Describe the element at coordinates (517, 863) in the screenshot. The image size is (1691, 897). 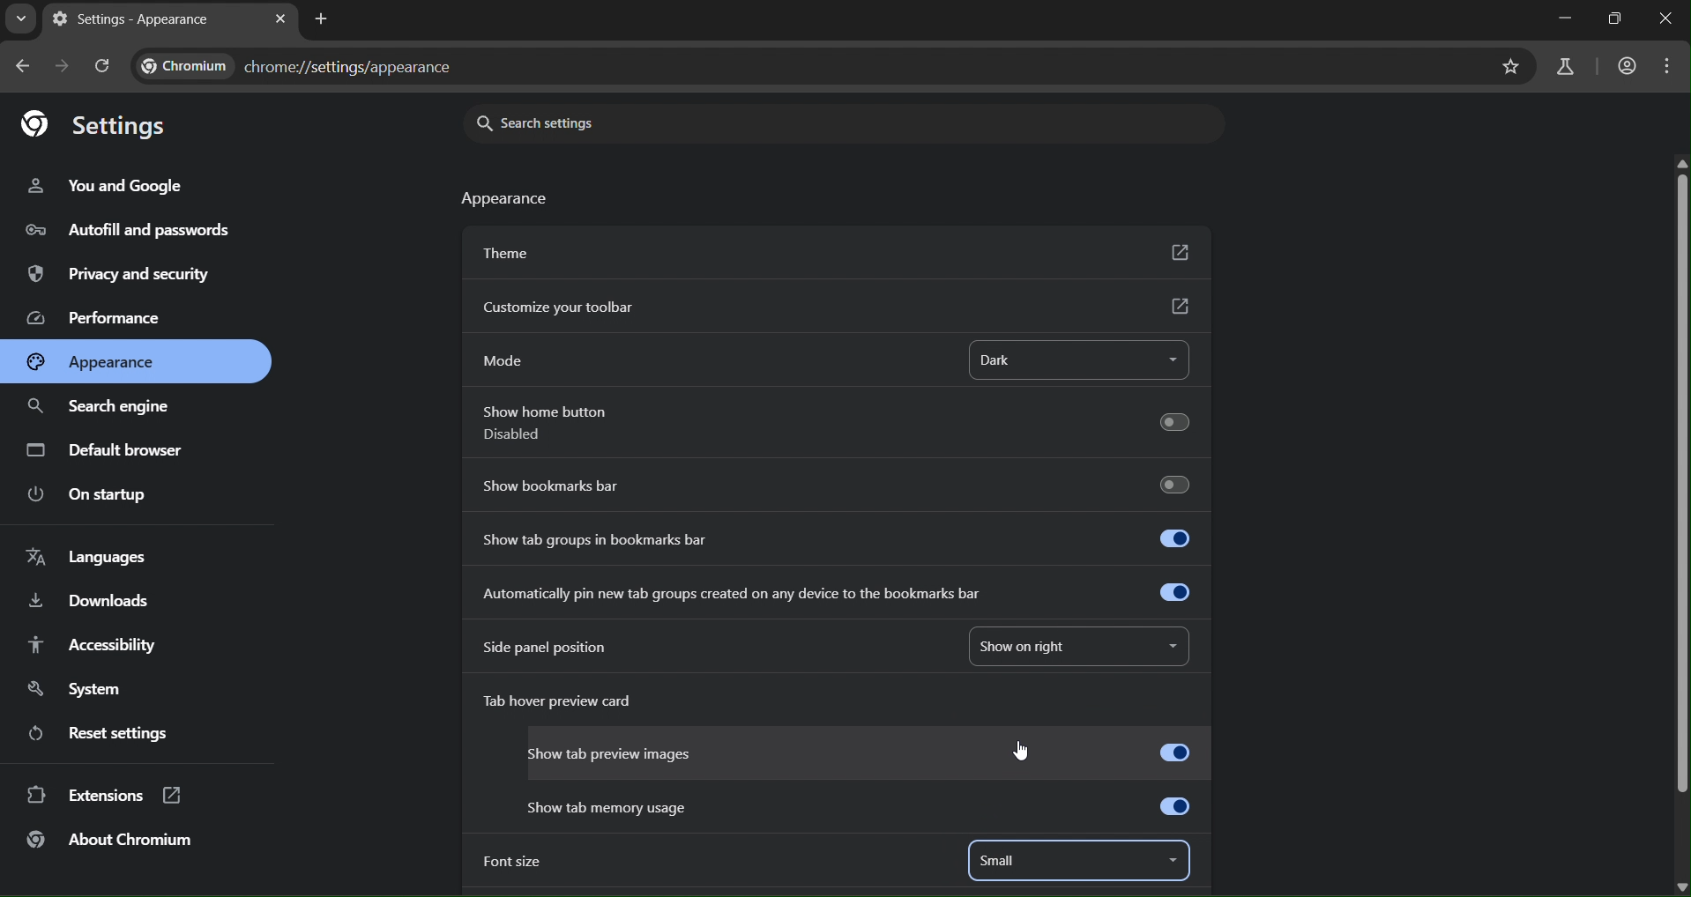
I see `font size` at that location.